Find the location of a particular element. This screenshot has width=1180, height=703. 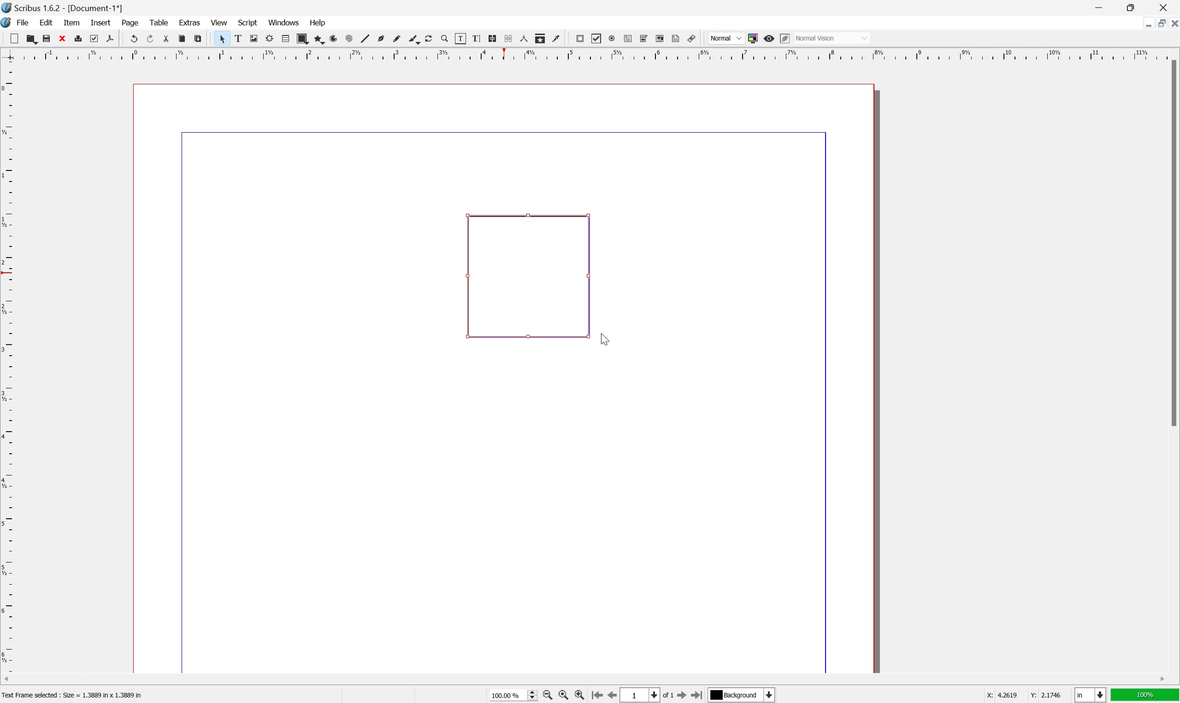

text annotation is located at coordinates (676, 38).